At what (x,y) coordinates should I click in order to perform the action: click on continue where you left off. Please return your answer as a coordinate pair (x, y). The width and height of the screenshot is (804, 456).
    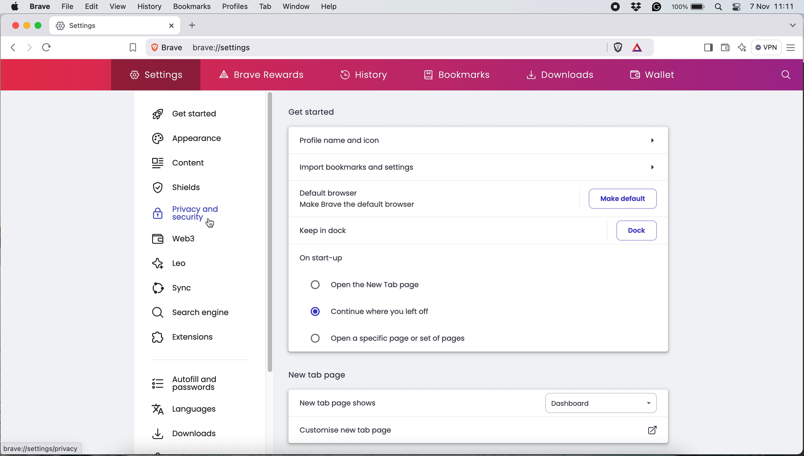
    Looking at the image, I should click on (376, 310).